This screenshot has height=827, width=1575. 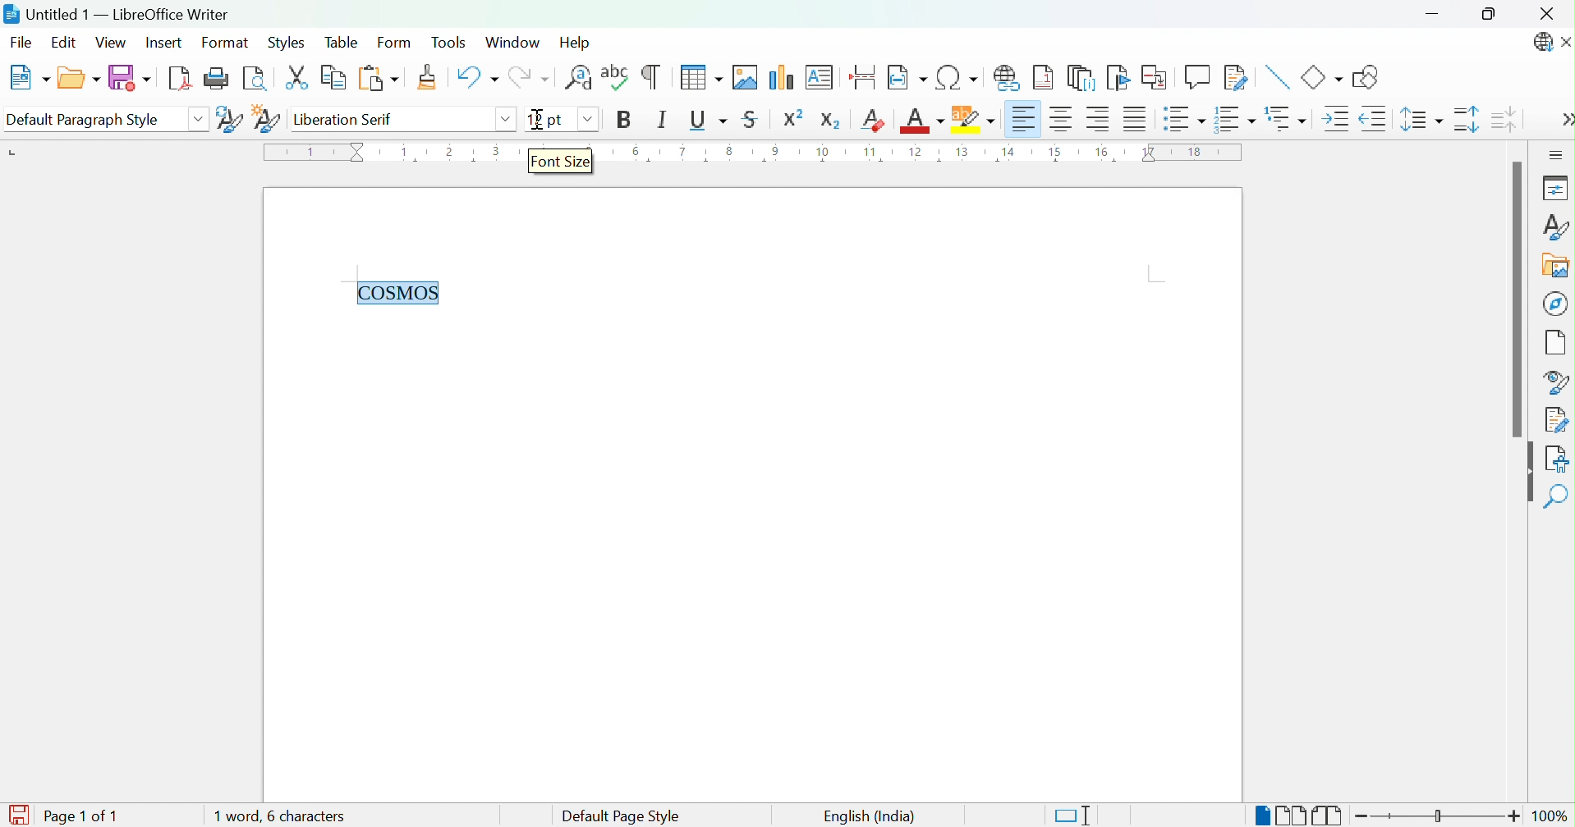 What do you see at coordinates (861, 73) in the screenshot?
I see `Insert Page Break` at bounding box center [861, 73].